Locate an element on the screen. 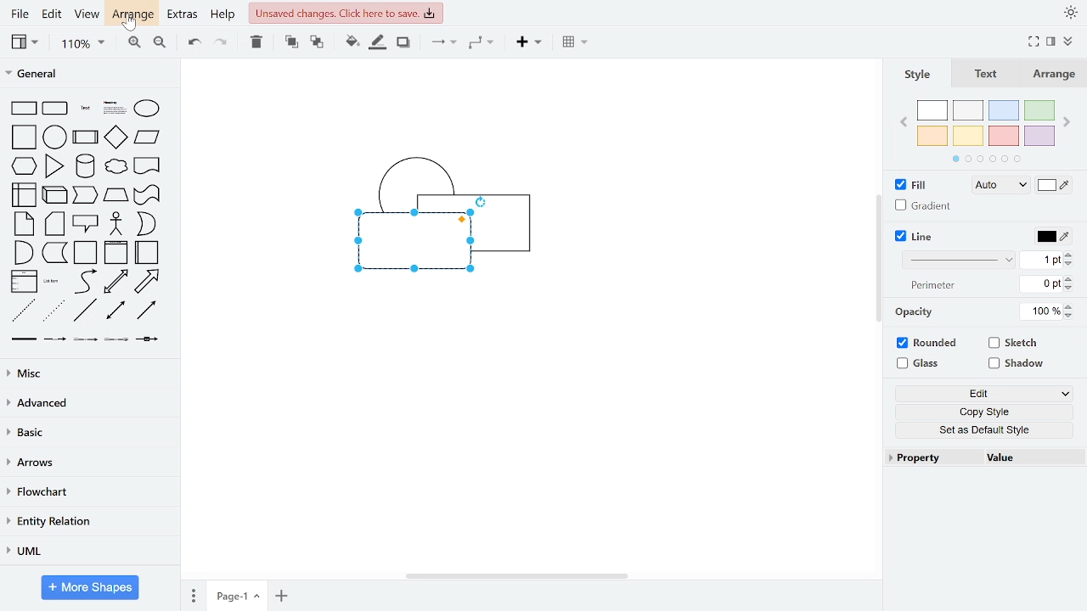 Image resolution: width=1087 pixels, height=611 pixels. process is located at coordinates (85, 138).